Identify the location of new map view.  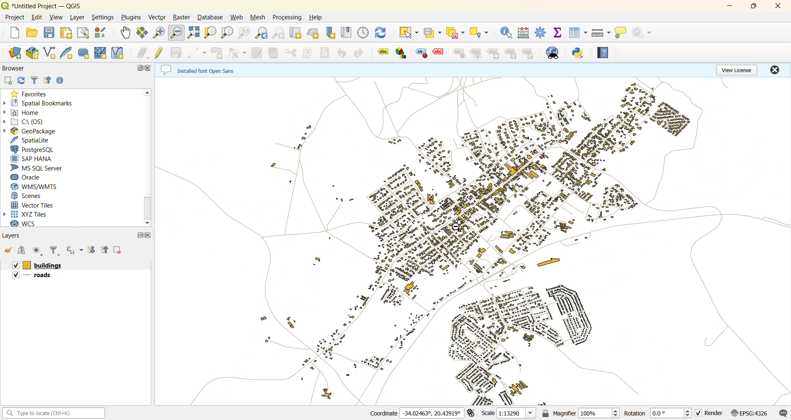
(296, 33).